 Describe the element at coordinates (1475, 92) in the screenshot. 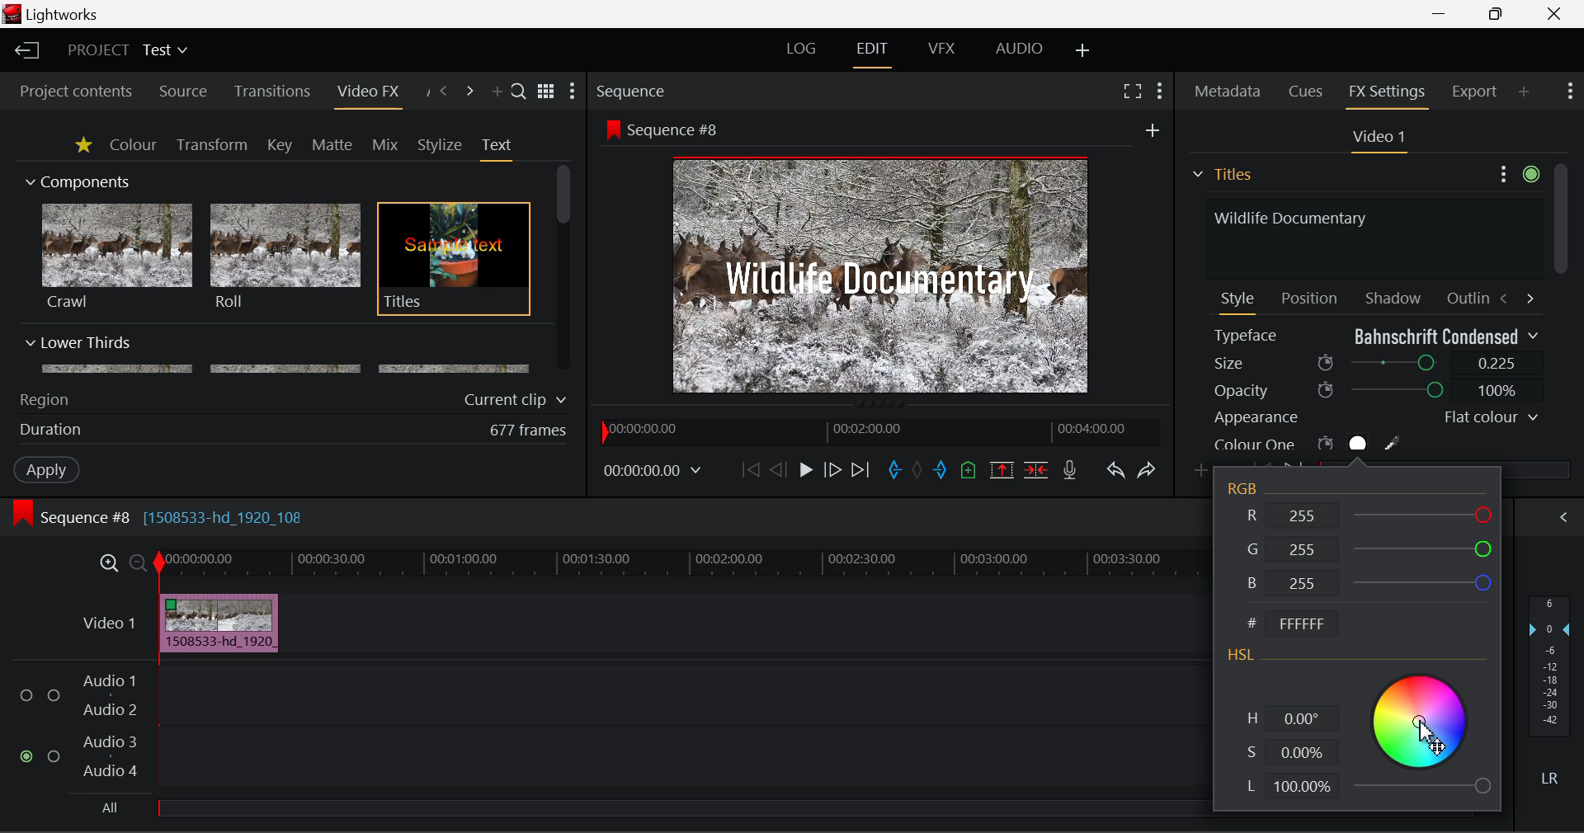

I see `Export` at that location.